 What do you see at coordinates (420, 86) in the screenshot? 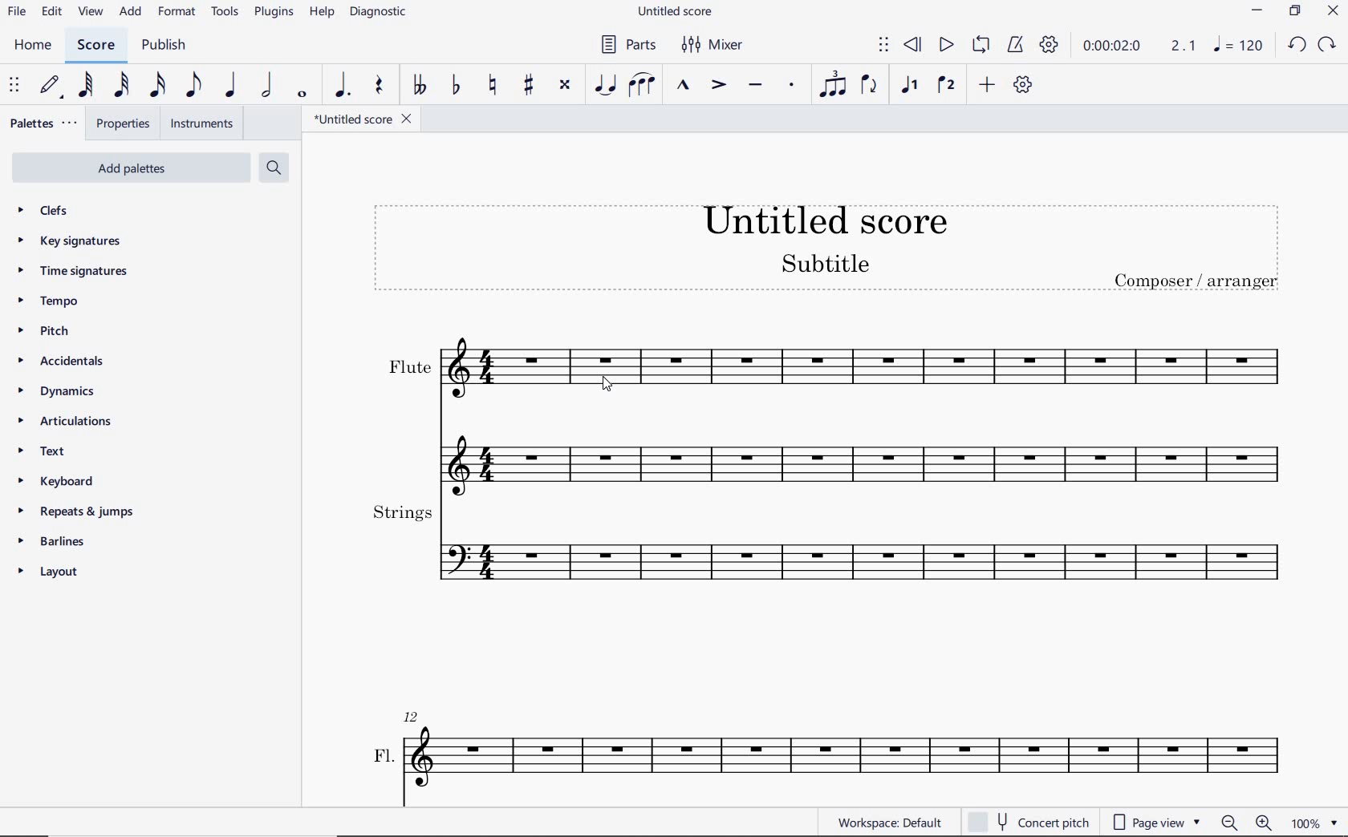
I see `TOGGLE DOUBLE-FLAT` at bounding box center [420, 86].